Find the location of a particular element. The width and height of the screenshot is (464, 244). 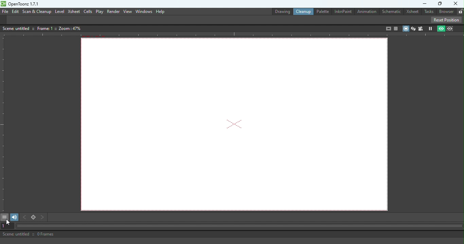

Tasks is located at coordinates (428, 12).